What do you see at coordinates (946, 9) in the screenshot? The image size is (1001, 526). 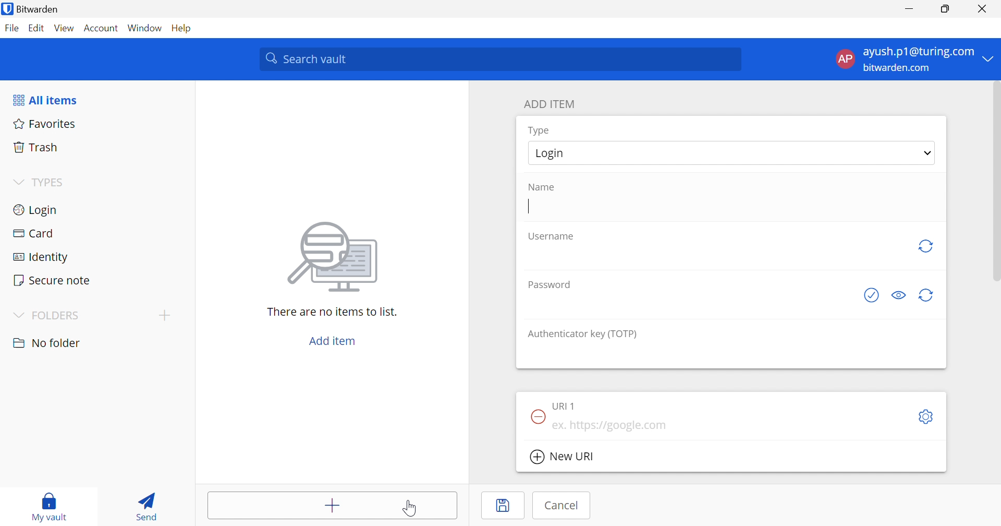 I see `Restore Down` at bounding box center [946, 9].